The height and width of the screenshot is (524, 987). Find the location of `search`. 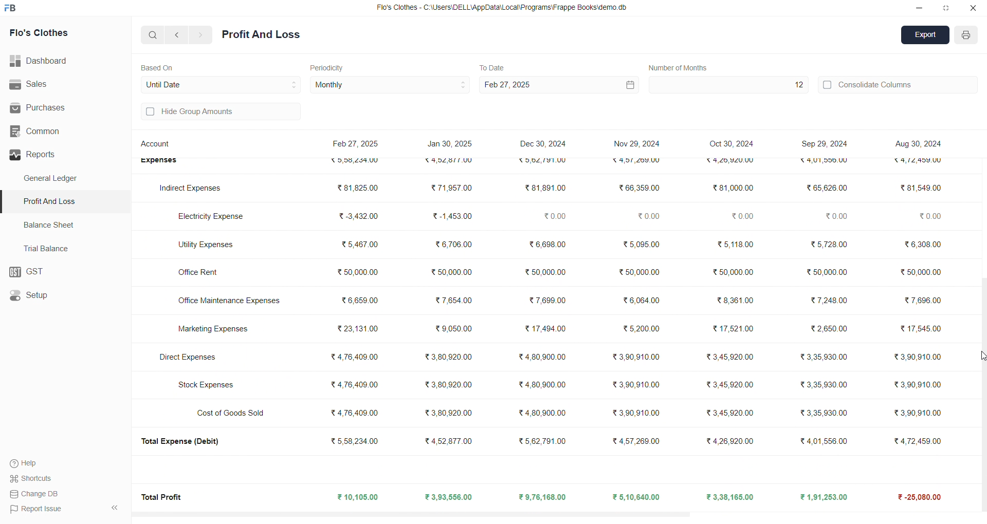

search is located at coordinates (153, 34).